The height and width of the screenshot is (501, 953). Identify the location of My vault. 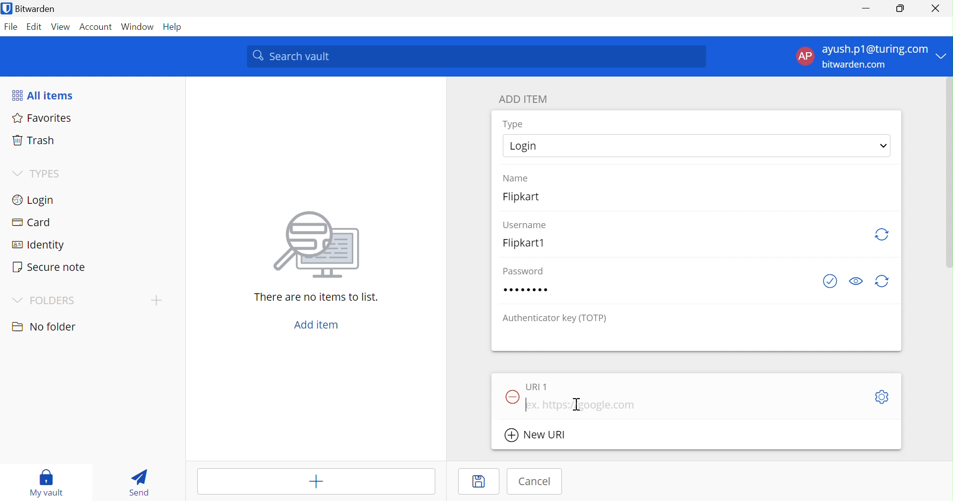
(48, 482).